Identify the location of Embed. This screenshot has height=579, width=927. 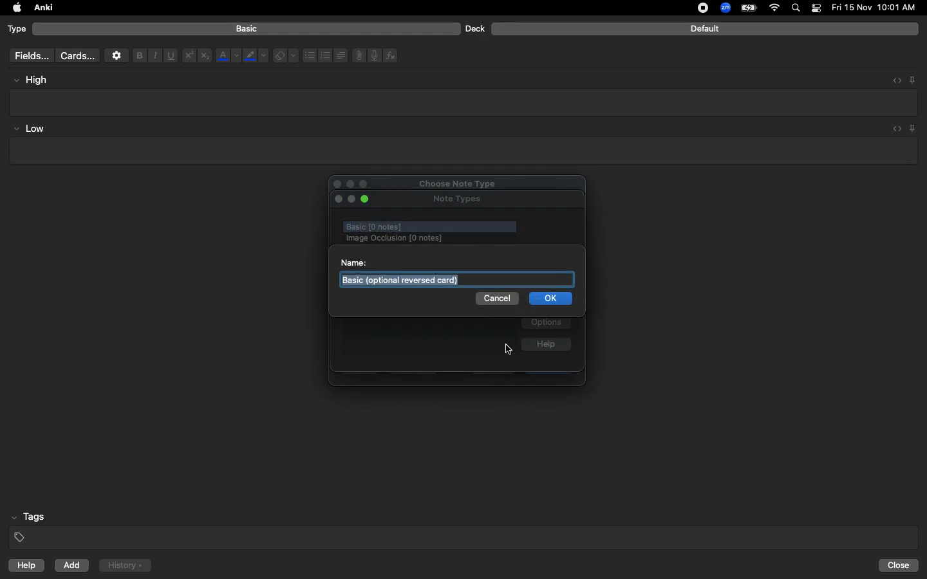
(893, 80).